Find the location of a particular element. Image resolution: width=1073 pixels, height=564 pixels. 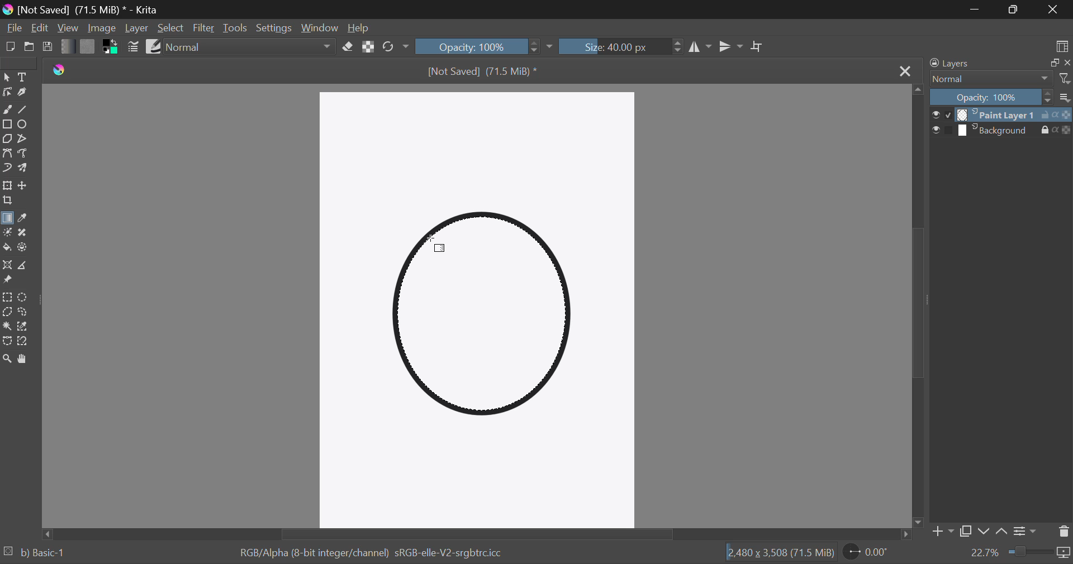

Vertical Mirror Flip is located at coordinates (701, 47).